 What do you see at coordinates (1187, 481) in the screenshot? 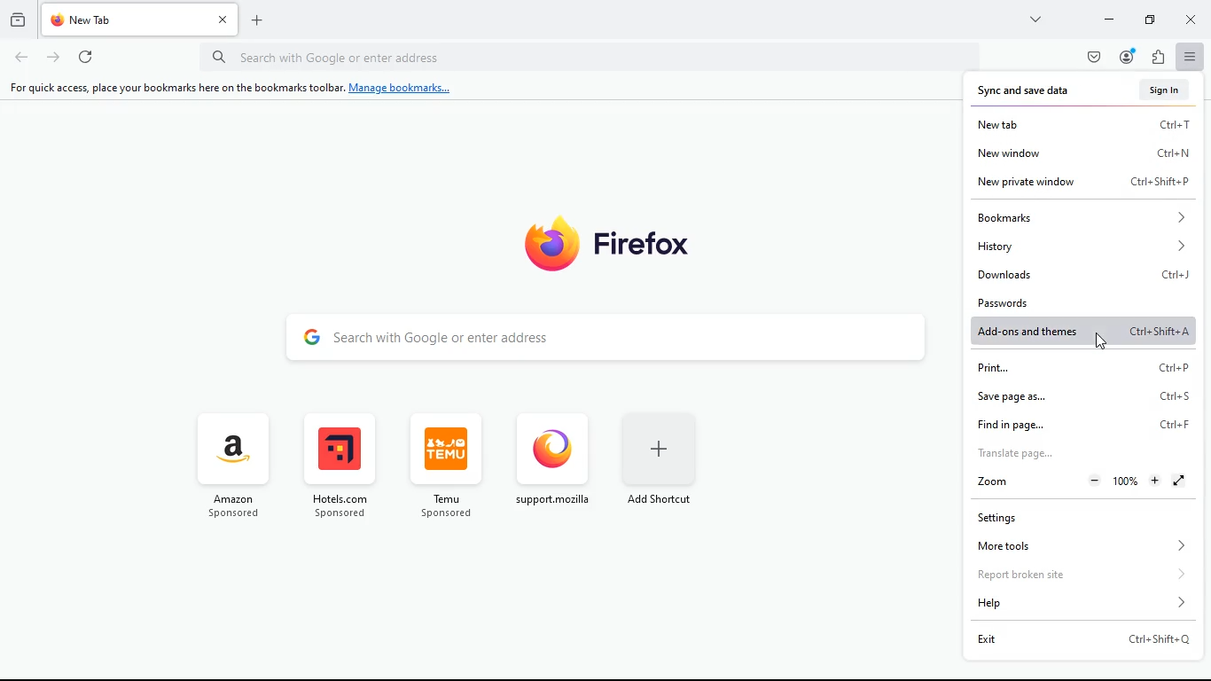
I see `Display in full window` at bounding box center [1187, 481].